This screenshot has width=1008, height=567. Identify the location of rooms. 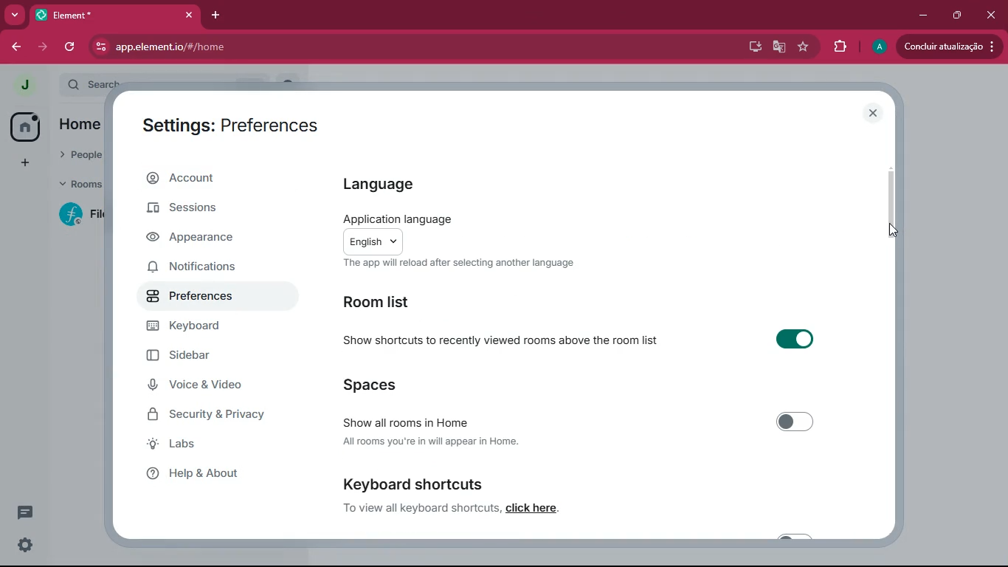
(80, 182).